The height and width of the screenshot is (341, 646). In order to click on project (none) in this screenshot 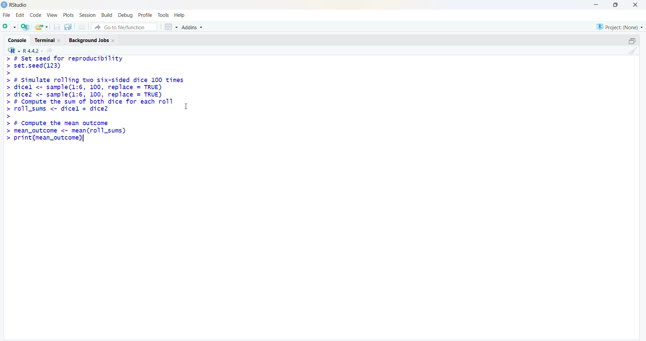, I will do `click(619, 28)`.